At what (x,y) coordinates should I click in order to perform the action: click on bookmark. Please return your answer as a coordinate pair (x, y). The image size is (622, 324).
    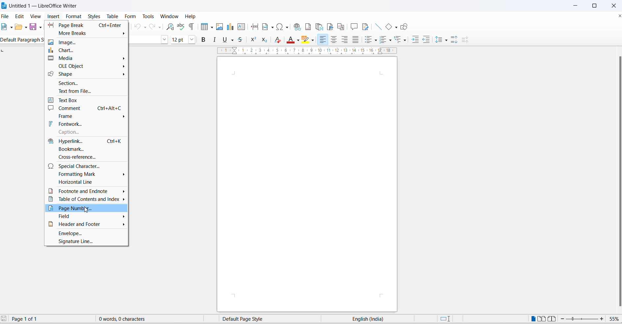
    Looking at the image, I should click on (87, 150).